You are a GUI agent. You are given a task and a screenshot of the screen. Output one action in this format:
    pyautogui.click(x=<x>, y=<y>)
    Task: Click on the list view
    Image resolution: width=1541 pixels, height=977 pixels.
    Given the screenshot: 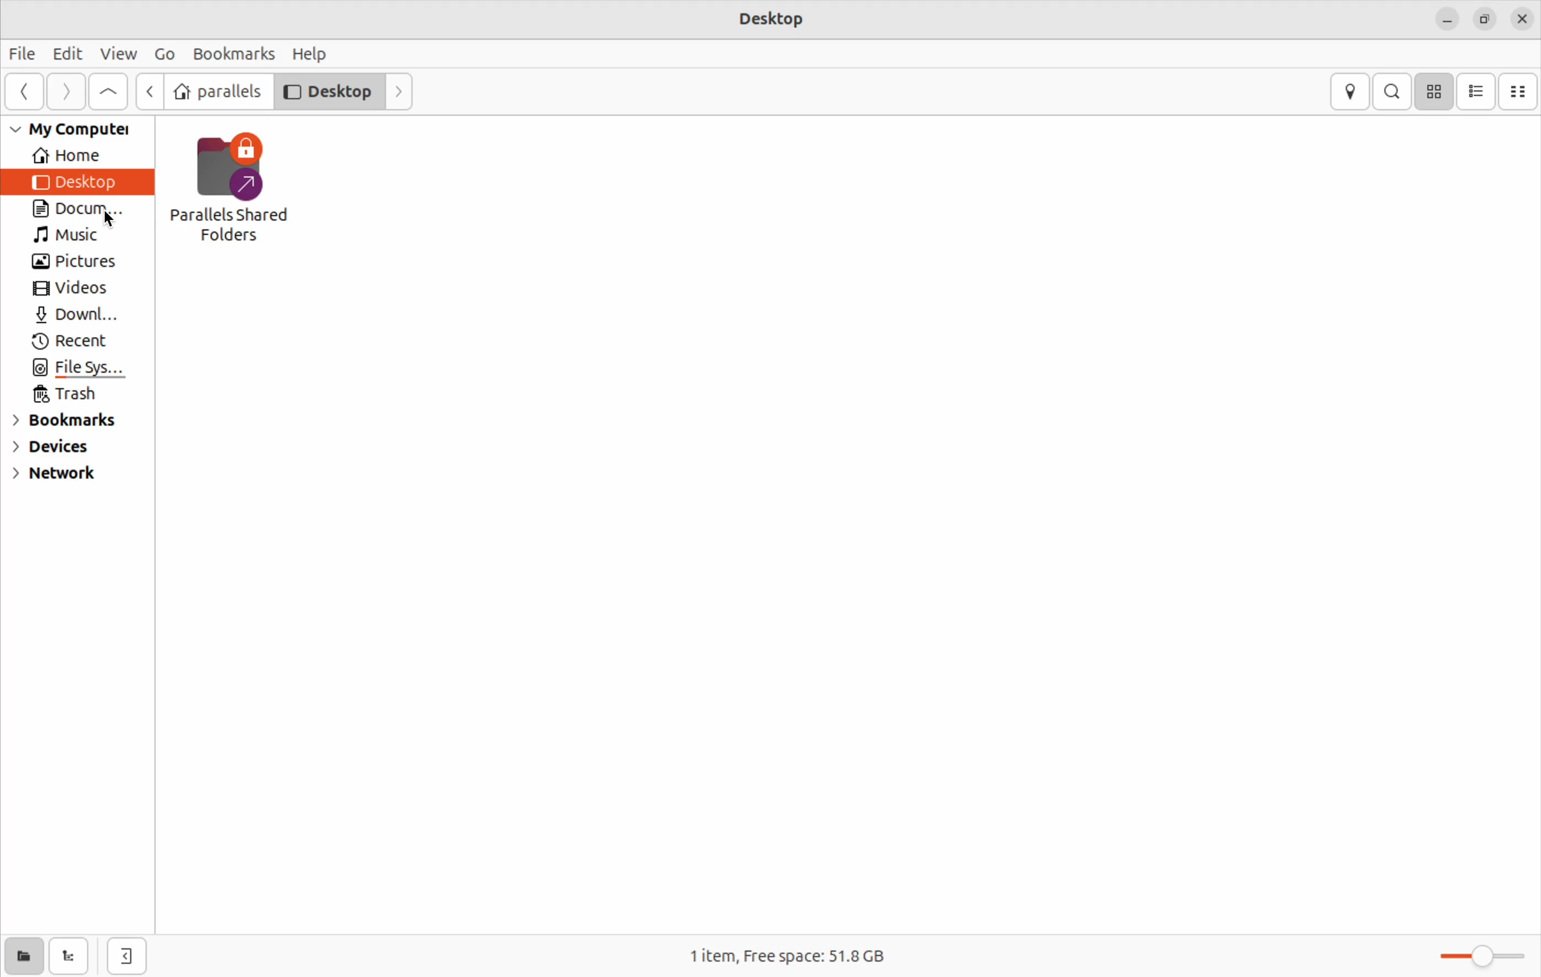 What is the action you would take?
    pyautogui.click(x=1476, y=90)
    